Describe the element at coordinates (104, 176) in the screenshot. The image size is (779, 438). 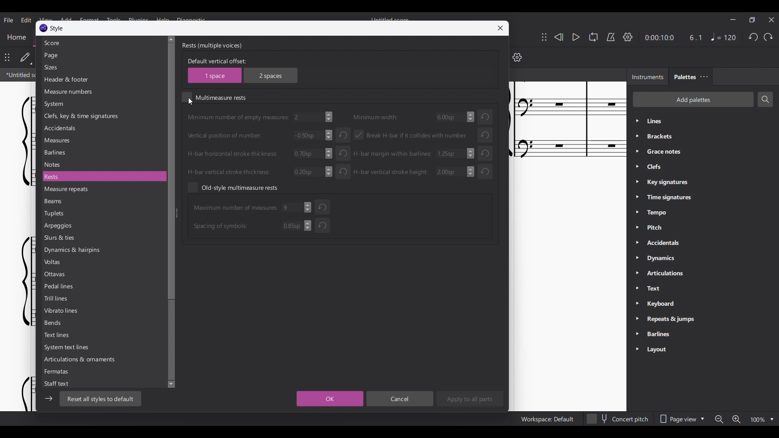
I see `Rests, current selection highlighted` at that location.